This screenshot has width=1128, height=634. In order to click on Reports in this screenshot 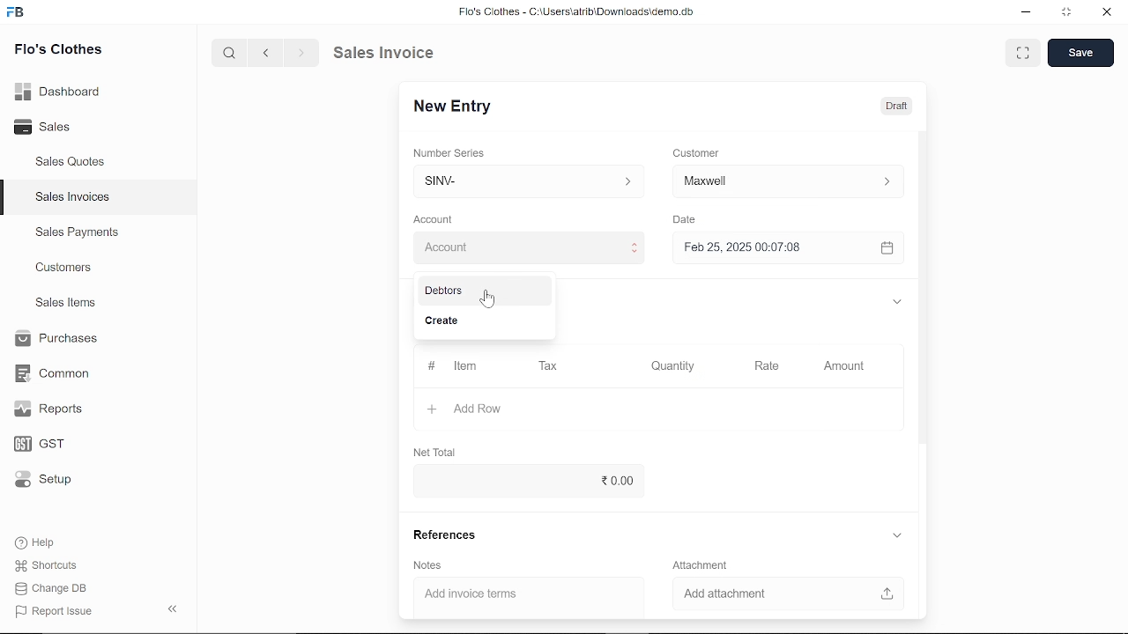, I will do `click(53, 409)`.